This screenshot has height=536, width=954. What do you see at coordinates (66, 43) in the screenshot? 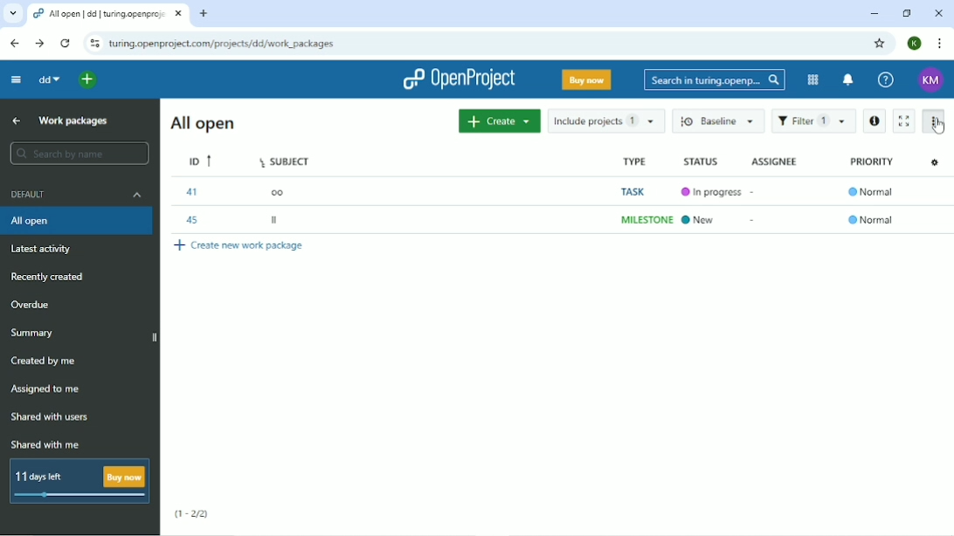
I see `Reload this page` at bounding box center [66, 43].